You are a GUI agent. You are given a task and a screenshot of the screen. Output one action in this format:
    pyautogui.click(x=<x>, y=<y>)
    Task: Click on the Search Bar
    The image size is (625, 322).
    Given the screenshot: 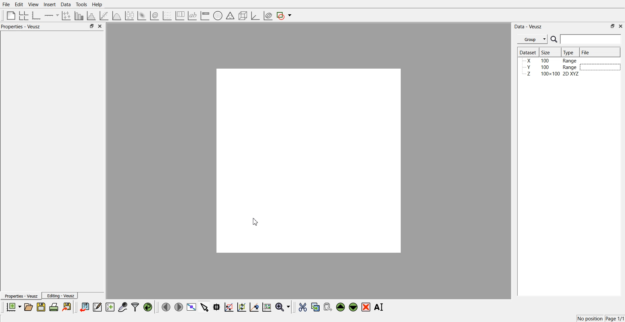 What is the action you would take?
    pyautogui.click(x=586, y=39)
    